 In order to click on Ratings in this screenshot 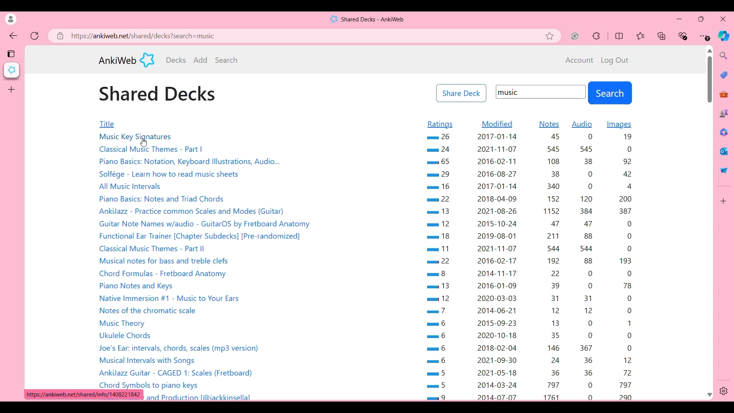, I will do `click(440, 125)`.